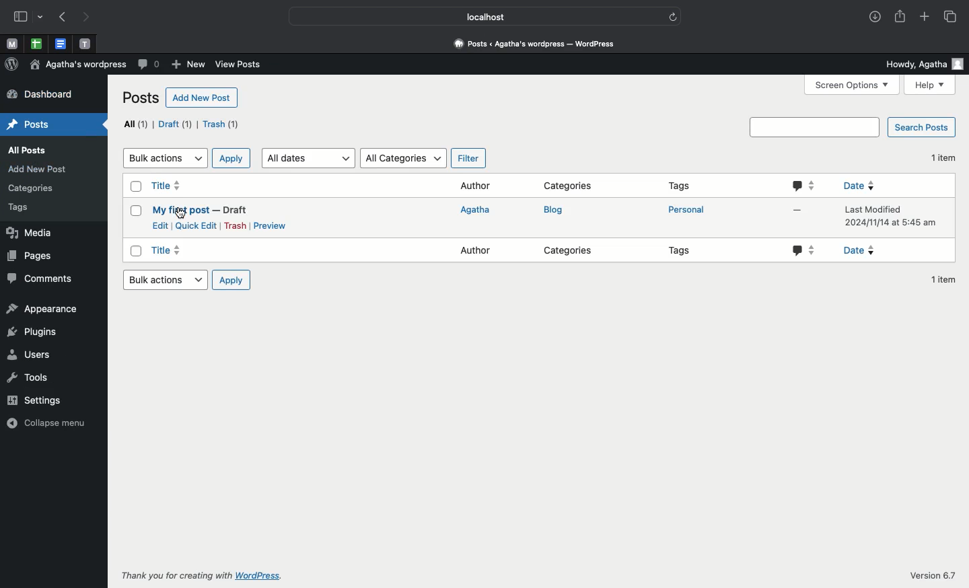  Describe the element at coordinates (134, 186) in the screenshot. I see `Checkbox` at that location.